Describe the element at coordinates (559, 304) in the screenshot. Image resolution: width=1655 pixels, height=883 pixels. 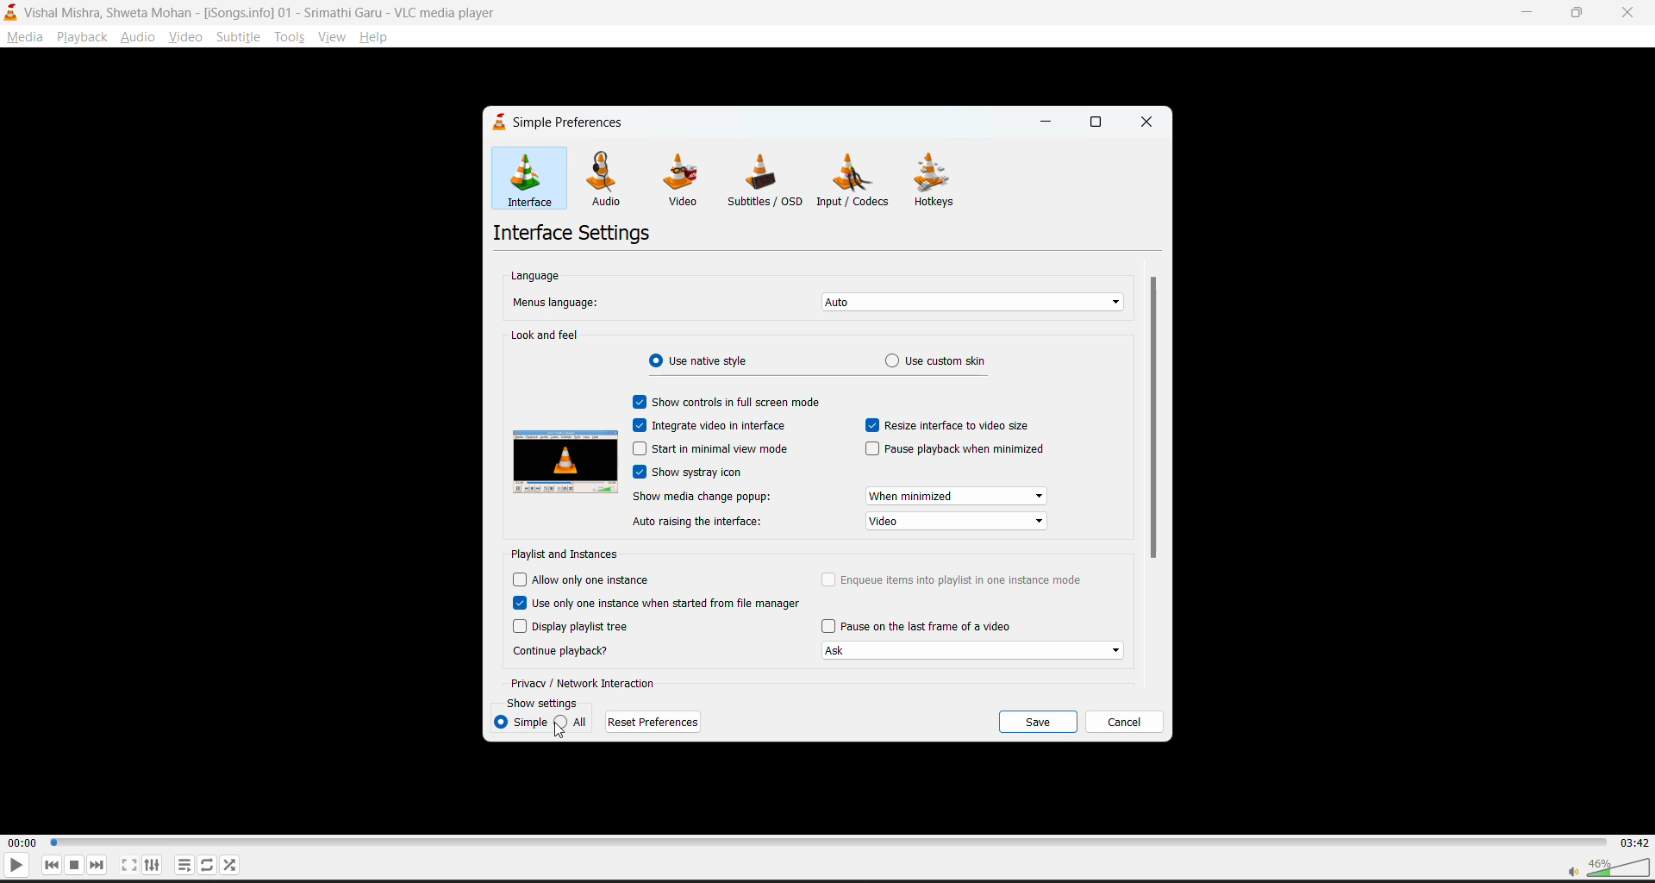
I see `menus language` at that location.